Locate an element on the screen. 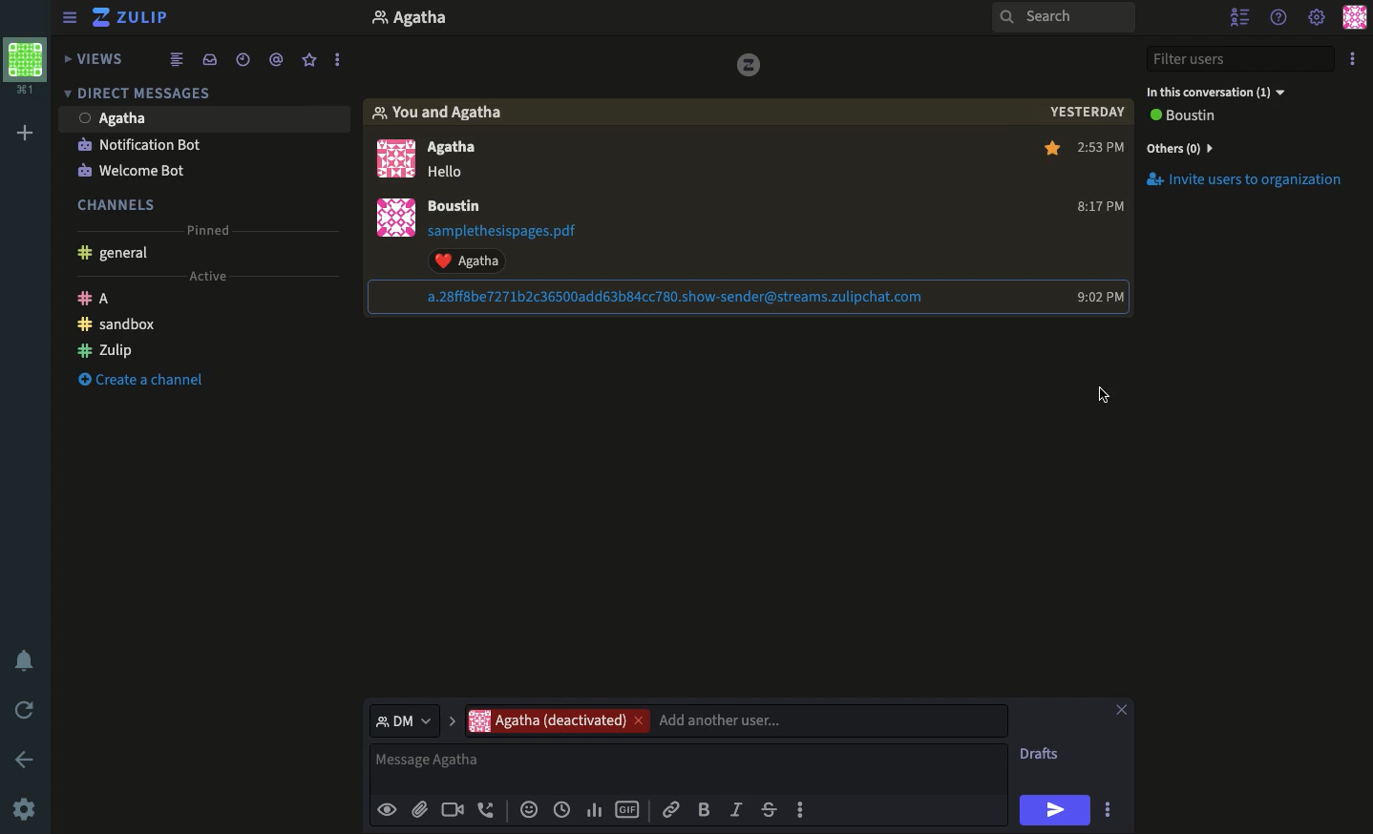  DM is located at coordinates (412, 720).